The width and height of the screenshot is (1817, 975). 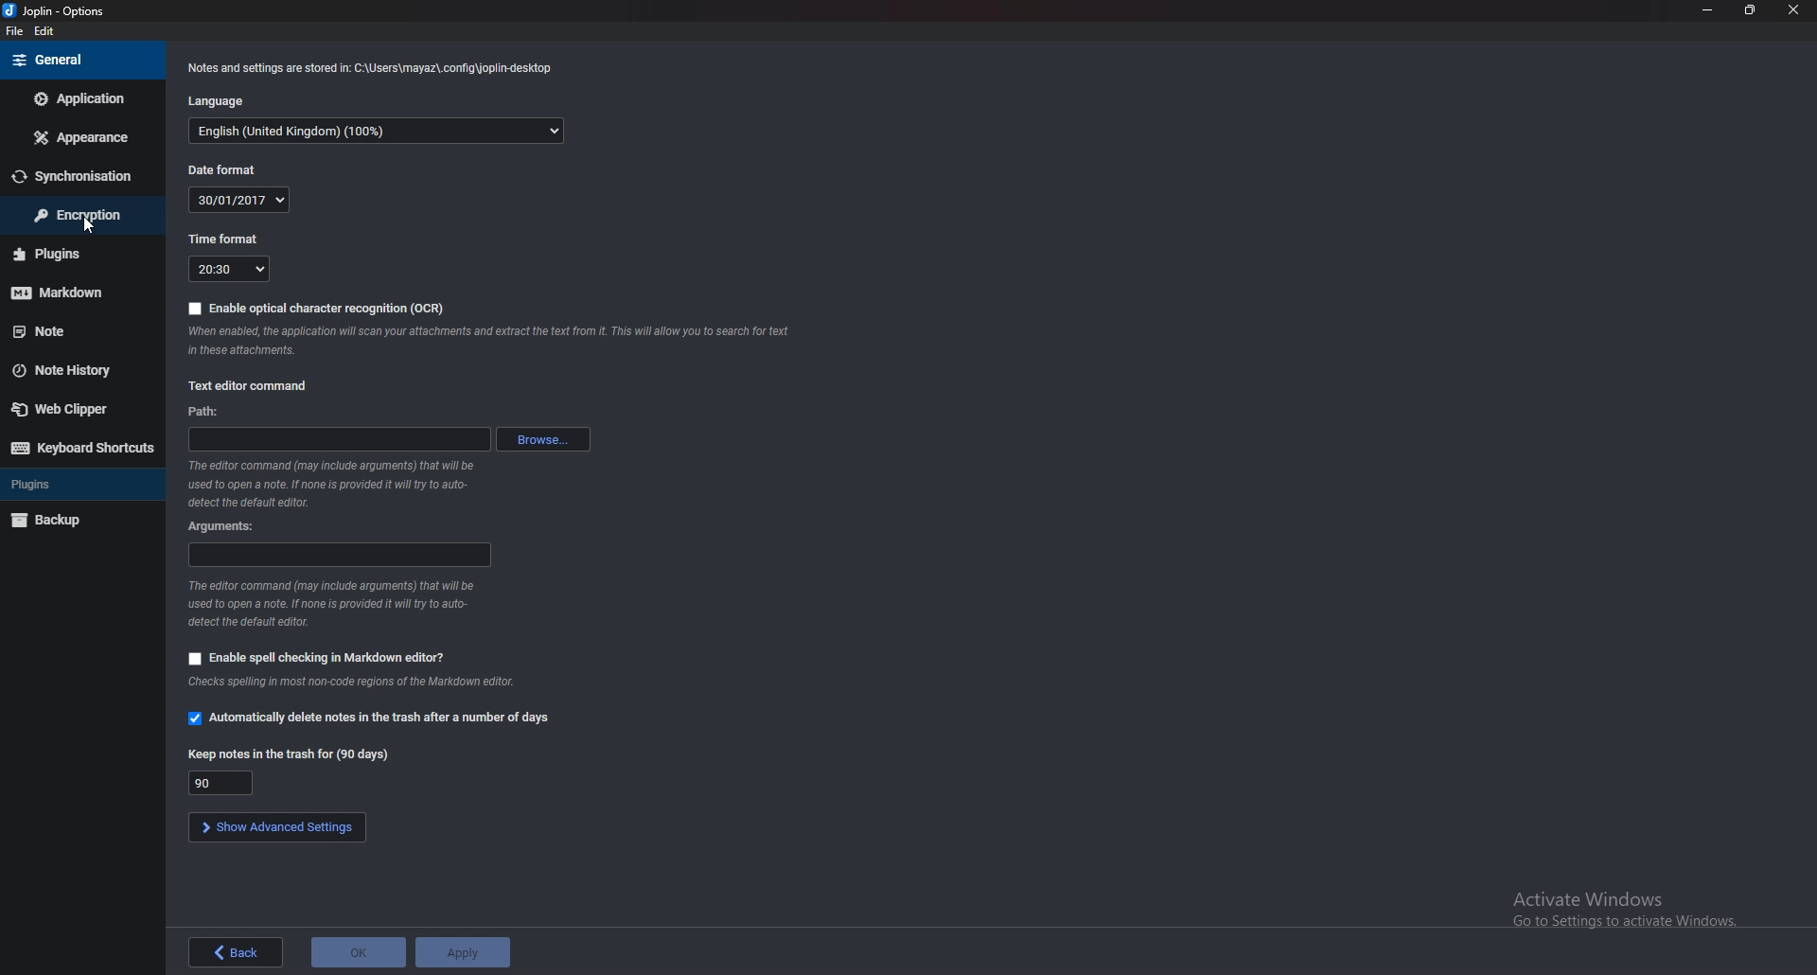 What do you see at coordinates (237, 951) in the screenshot?
I see `back` at bounding box center [237, 951].